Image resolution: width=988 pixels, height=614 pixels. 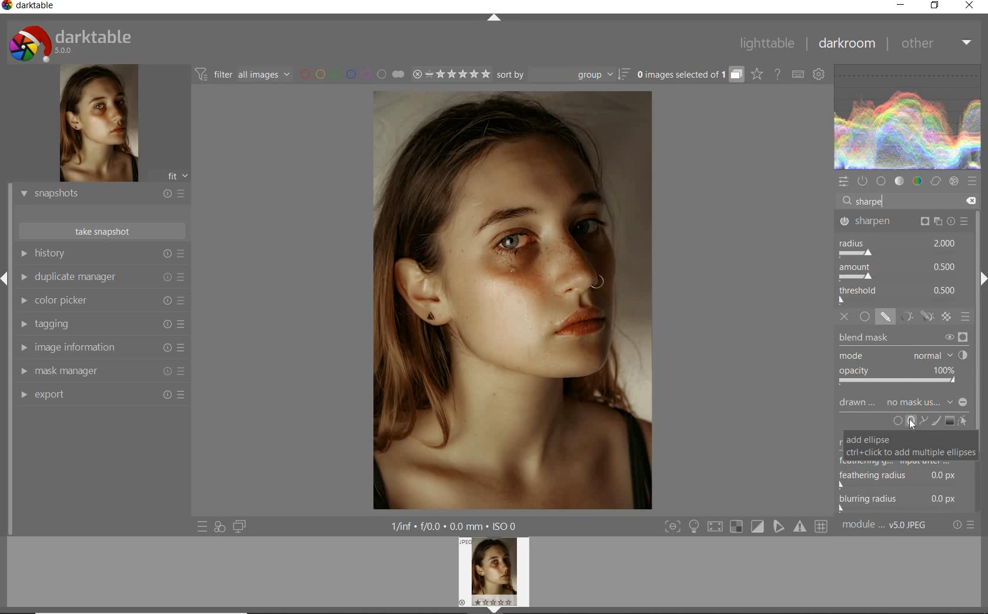 I want to click on IMAGE, so click(x=497, y=573).